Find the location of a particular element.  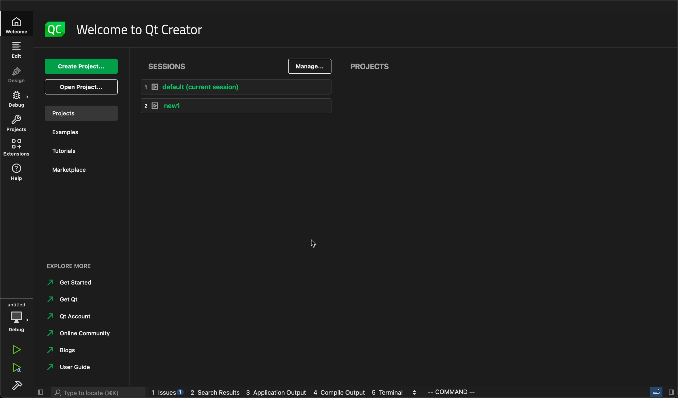

run debug is located at coordinates (15, 369).